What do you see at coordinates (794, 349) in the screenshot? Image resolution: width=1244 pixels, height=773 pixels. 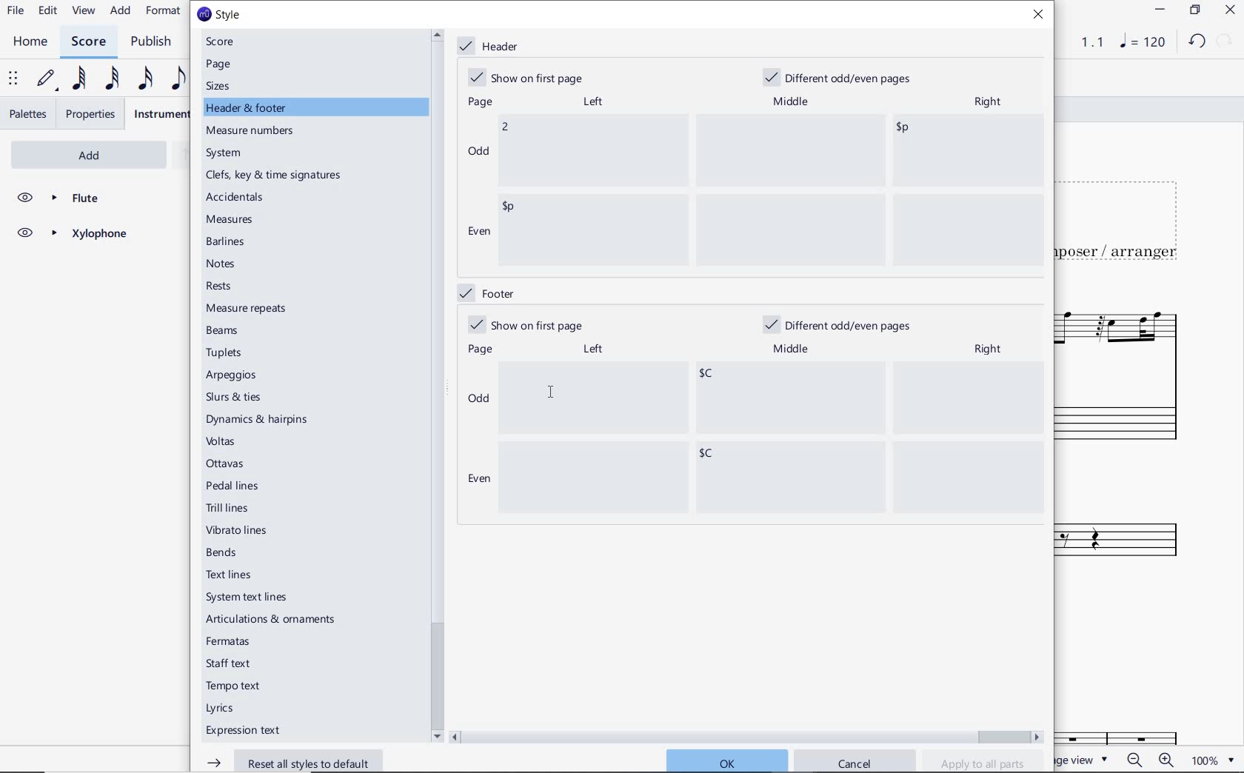 I see `middle` at bounding box center [794, 349].